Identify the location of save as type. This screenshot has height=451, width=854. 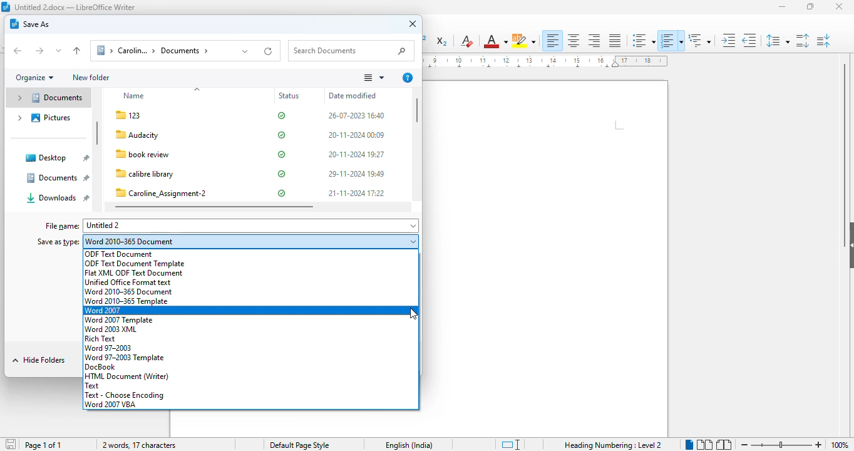
(57, 241).